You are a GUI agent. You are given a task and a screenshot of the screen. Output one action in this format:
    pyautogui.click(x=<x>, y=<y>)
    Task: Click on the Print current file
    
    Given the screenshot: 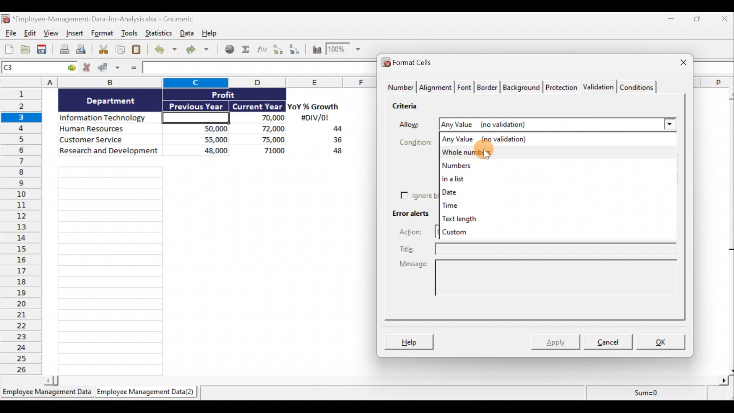 What is the action you would take?
    pyautogui.click(x=63, y=50)
    